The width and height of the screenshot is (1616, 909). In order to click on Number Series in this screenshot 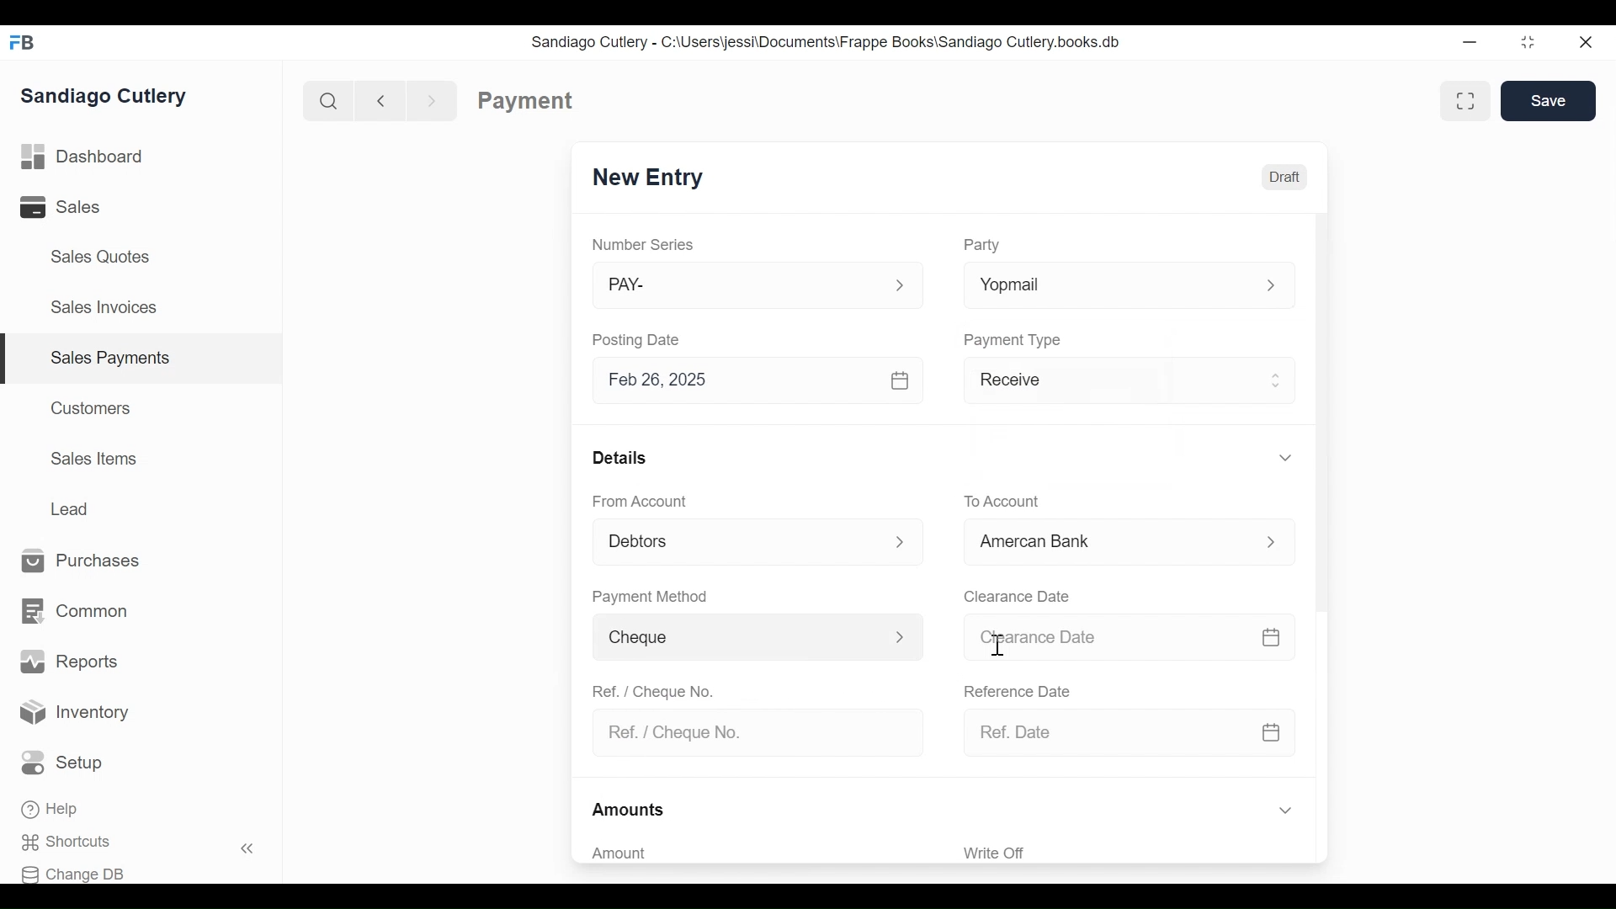, I will do `click(645, 245)`.